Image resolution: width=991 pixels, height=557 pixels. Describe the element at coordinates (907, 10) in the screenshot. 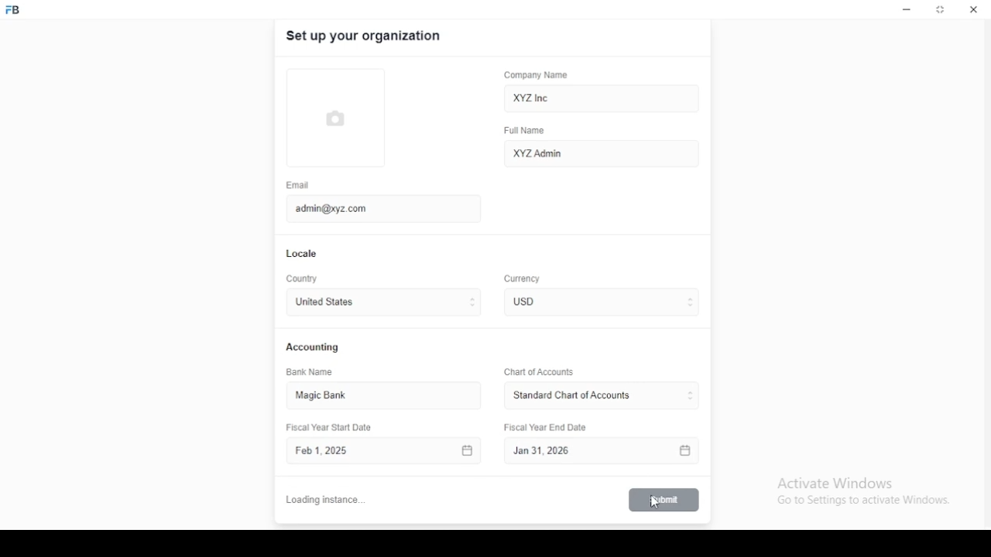

I see `minimize` at that location.